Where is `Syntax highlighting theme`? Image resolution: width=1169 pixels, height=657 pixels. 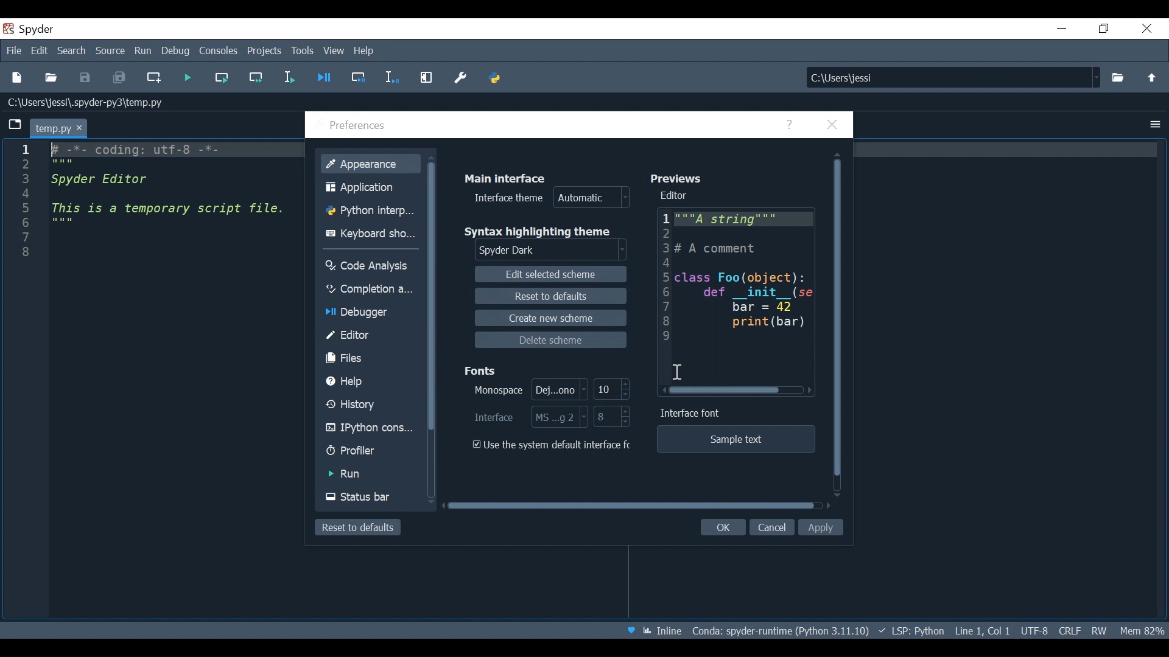 Syntax highlighting theme is located at coordinates (539, 231).